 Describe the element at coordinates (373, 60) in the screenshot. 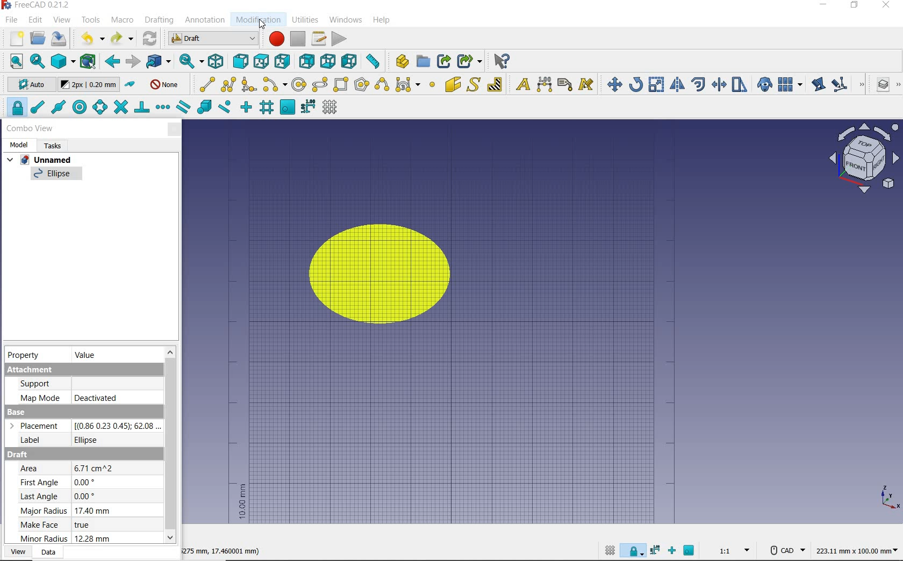

I see `measure distance` at that location.